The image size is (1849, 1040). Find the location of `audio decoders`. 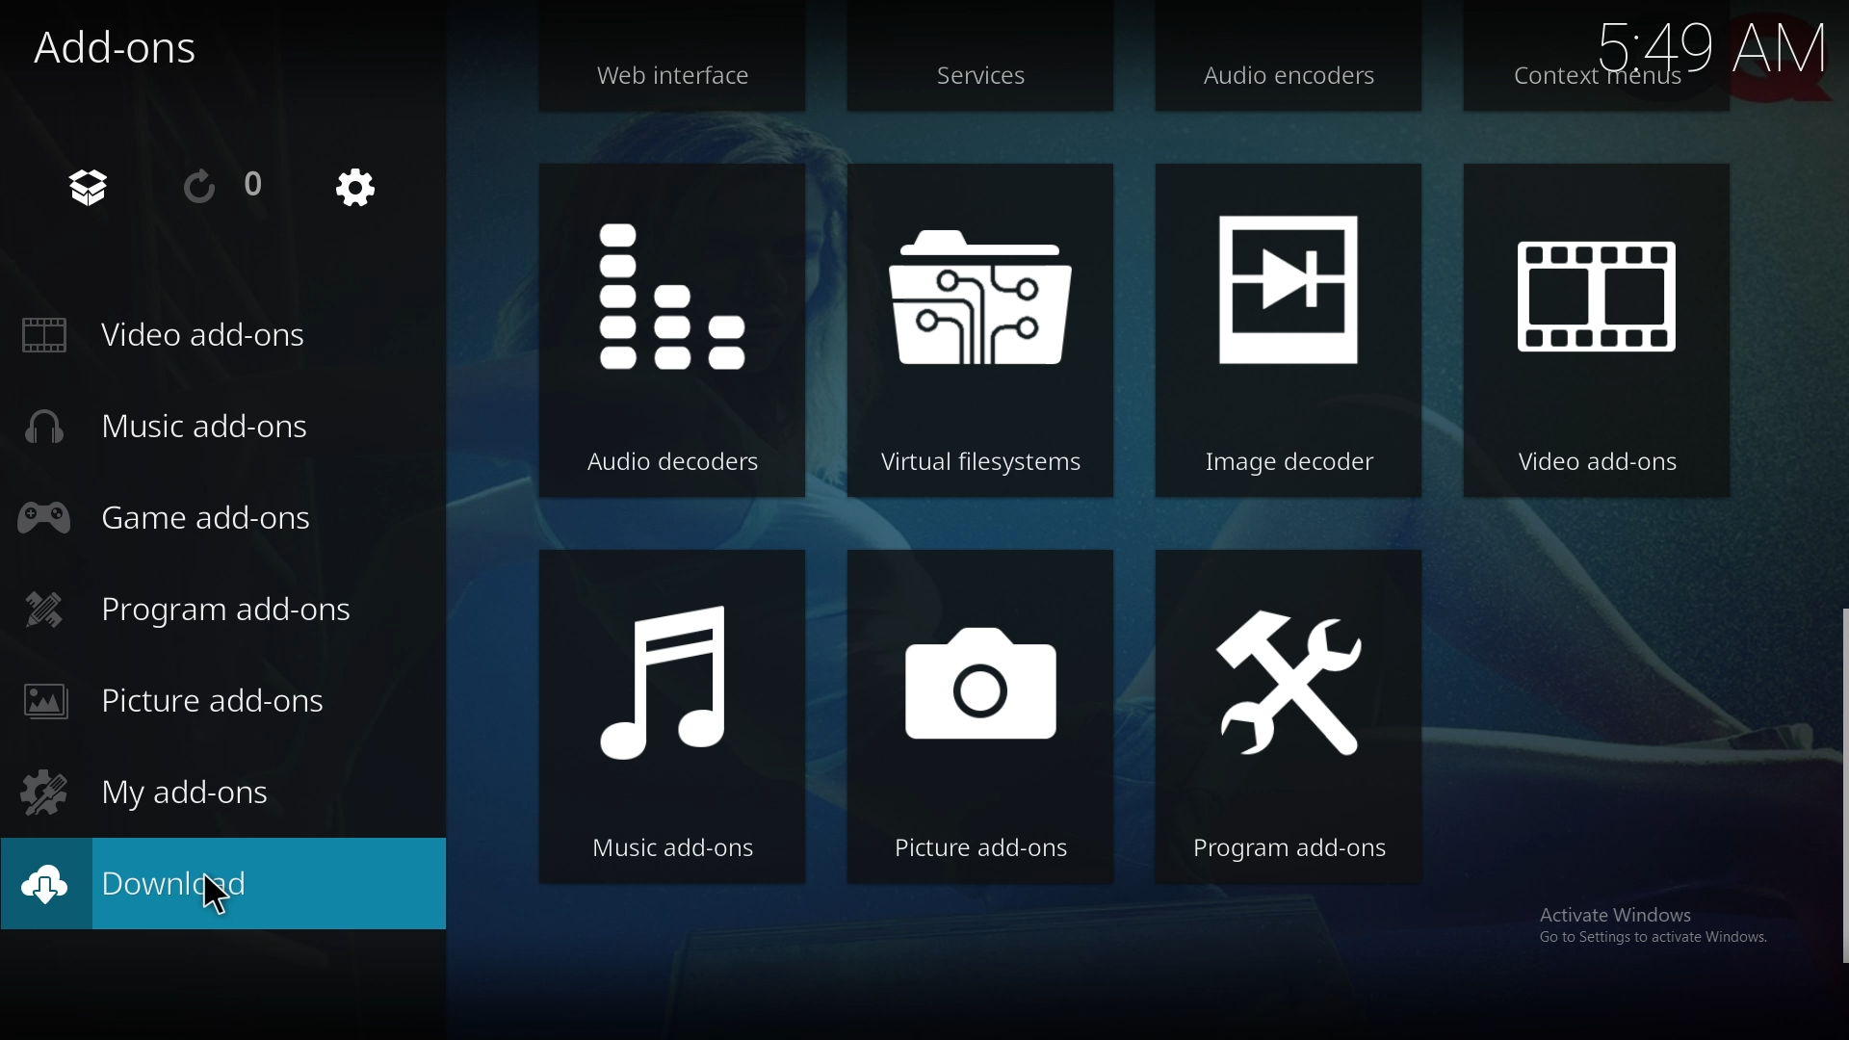

audio decoders is located at coordinates (677, 327).